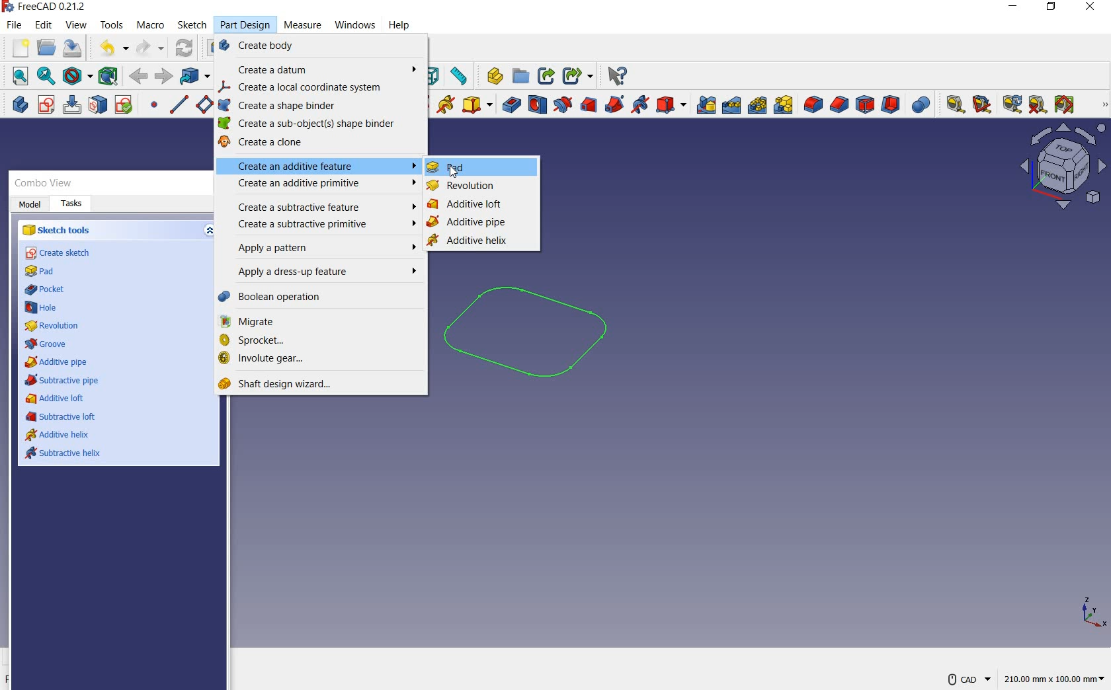 Image resolution: width=1111 pixels, height=690 pixels. Describe the element at coordinates (322, 205) in the screenshot. I see `create a subtractive feature` at that location.